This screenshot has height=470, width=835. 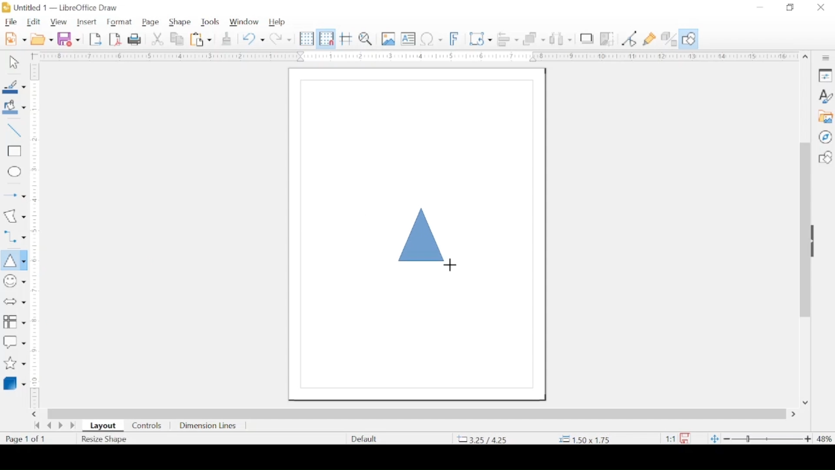 I want to click on insert ellipse, so click(x=14, y=172).